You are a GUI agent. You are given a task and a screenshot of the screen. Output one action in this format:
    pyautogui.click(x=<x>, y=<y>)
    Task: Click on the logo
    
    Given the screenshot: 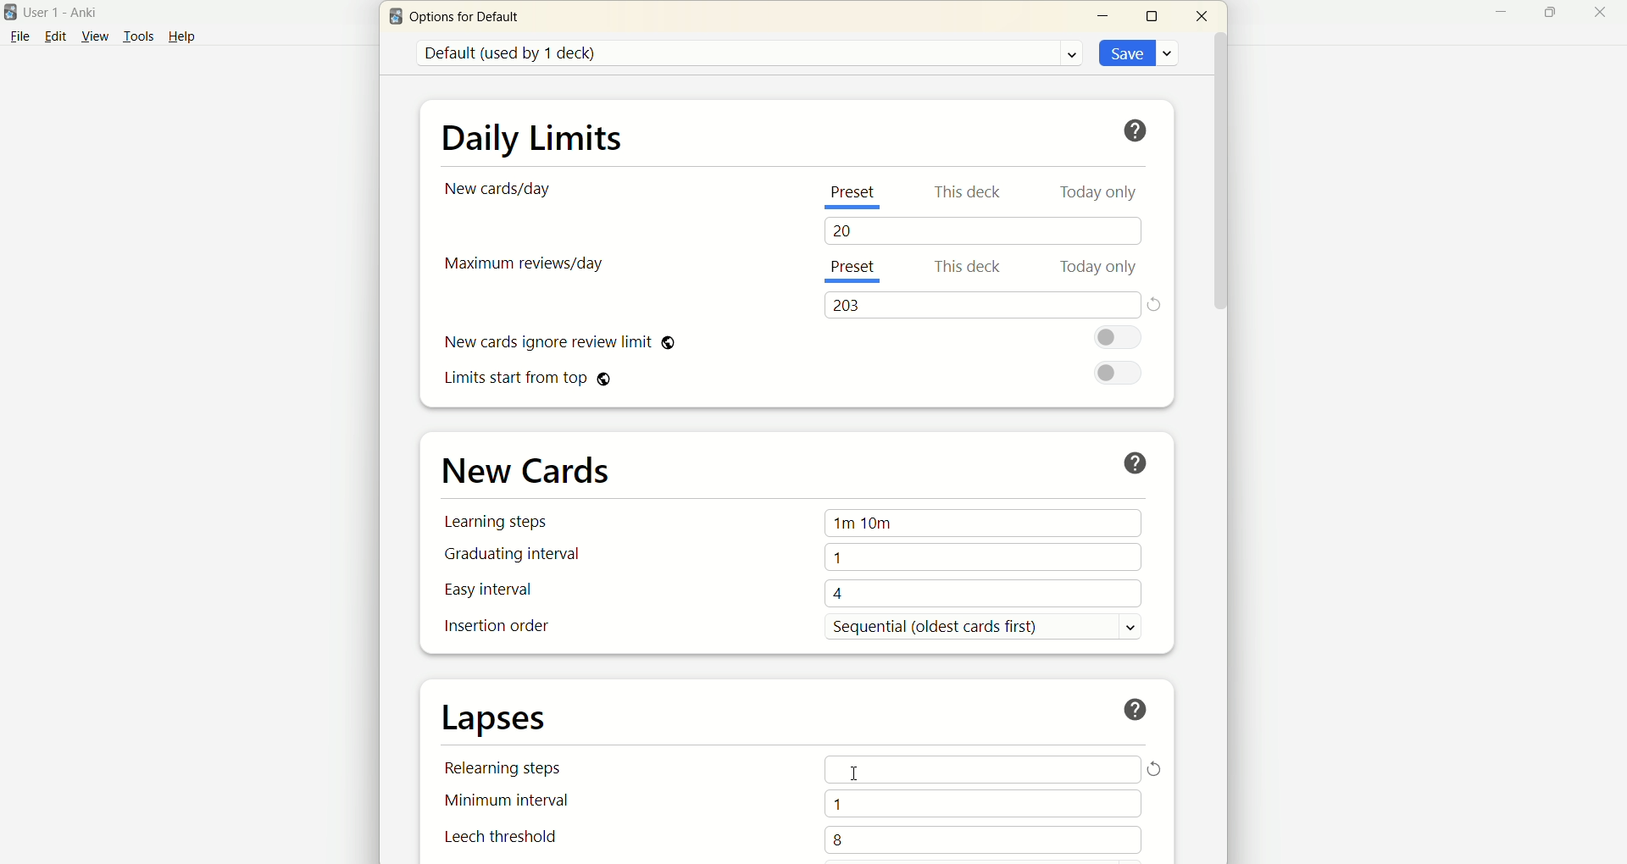 What is the action you would take?
    pyautogui.click(x=393, y=19)
    